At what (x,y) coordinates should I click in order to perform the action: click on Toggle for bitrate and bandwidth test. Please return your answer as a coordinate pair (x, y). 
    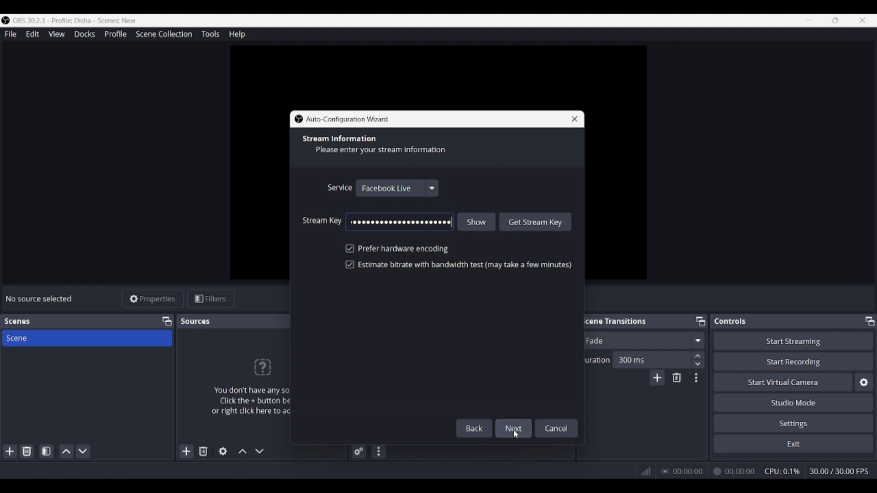
    Looking at the image, I should click on (458, 264).